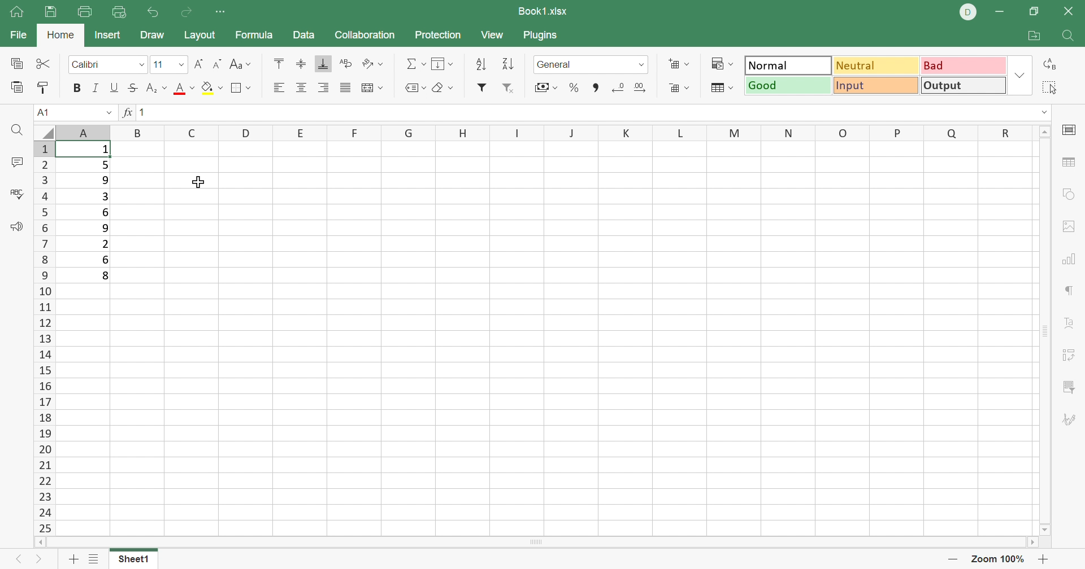 This screenshot has width=1085, height=569. I want to click on File, so click(16, 36).